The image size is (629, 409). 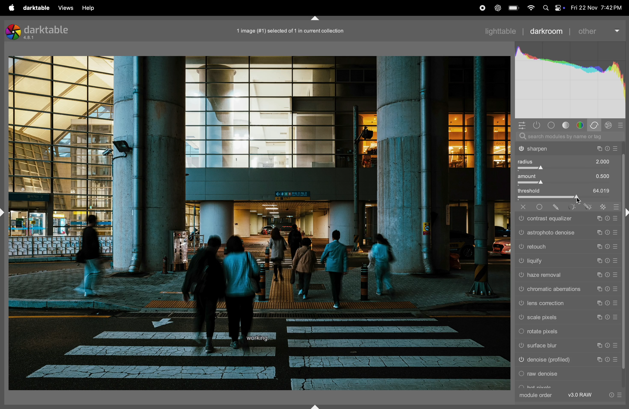 I want to click on darktable, so click(x=36, y=8).